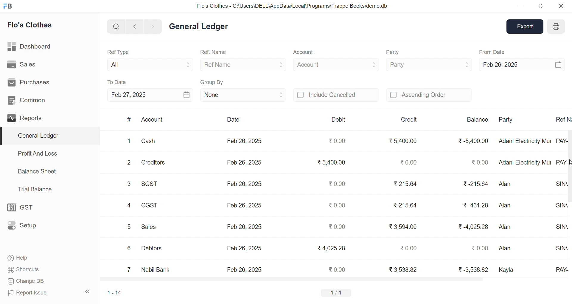 The height and width of the screenshot is (304, 572). What do you see at coordinates (128, 227) in the screenshot?
I see `5` at bounding box center [128, 227].